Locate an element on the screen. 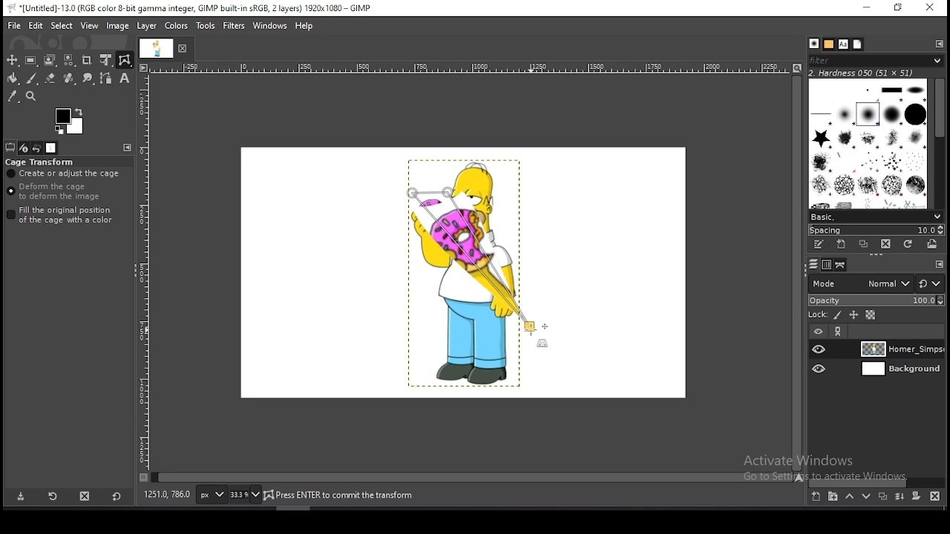 Image resolution: width=950 pixels, height=534 pixels. *[untitled]-13.0 (rgb color 8-bit gamma integer, gimp built-in sRGB, 2 layers) 1920x1080 - gimp is located at coordinates (195, 8).